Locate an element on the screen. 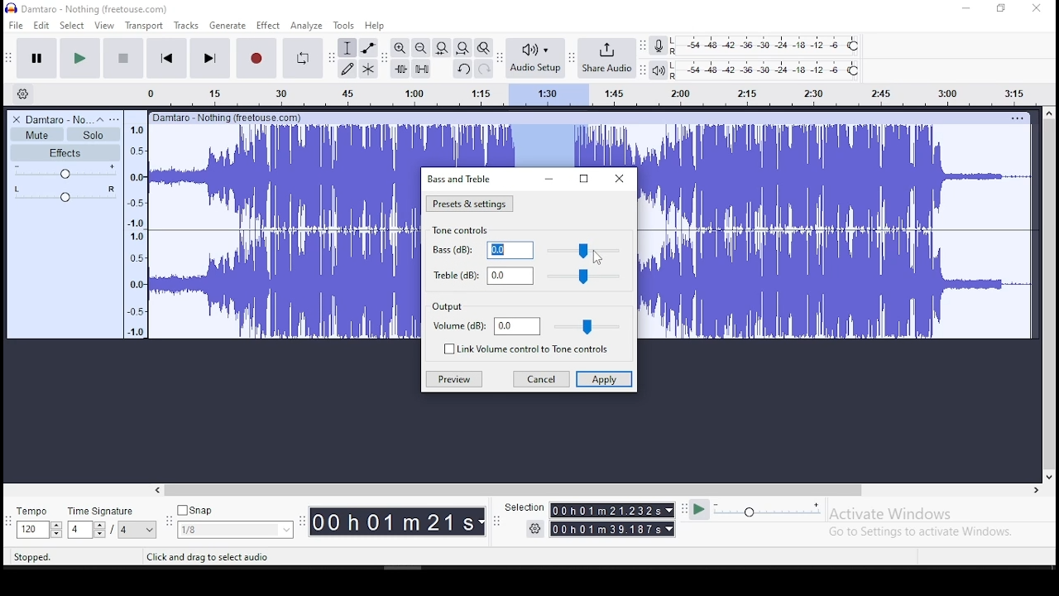  minimize is located at coordinates (548, 180).